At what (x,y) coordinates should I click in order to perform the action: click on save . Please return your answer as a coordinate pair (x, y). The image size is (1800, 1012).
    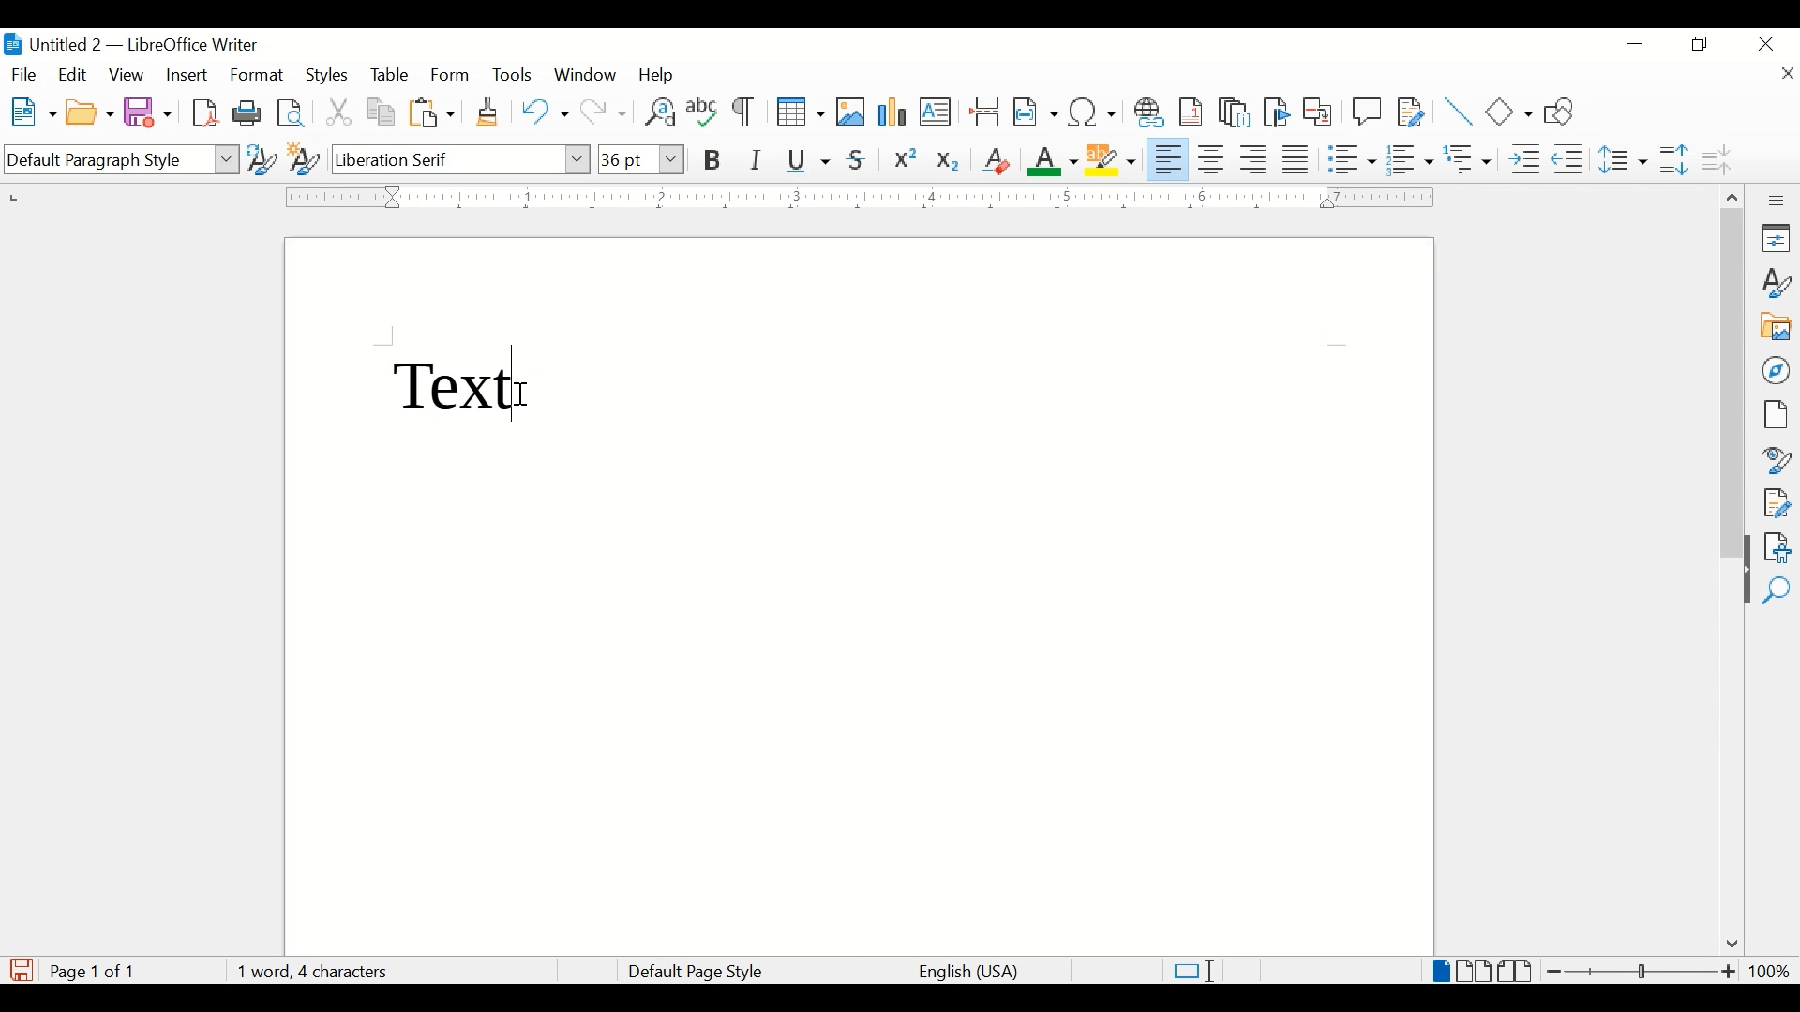
    Looking at the image, I should click on (149, 112).